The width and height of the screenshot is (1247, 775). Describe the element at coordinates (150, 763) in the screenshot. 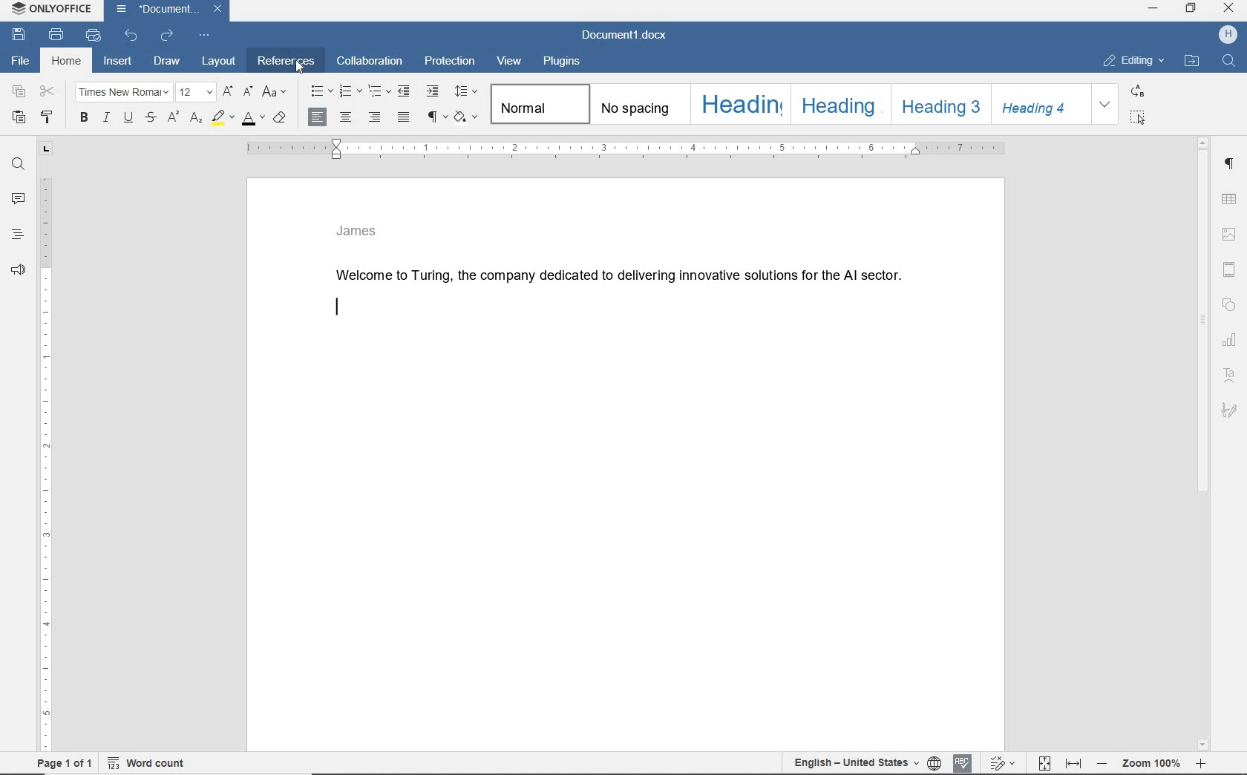

I see `wordcount` at that location.